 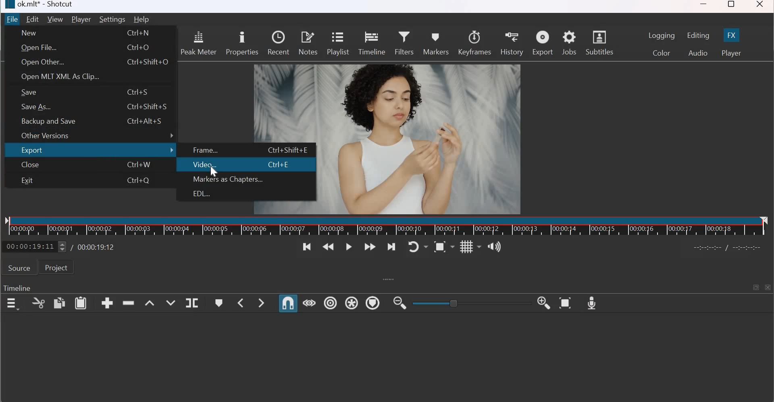 I want to click on close, so click(x=768, y=287).